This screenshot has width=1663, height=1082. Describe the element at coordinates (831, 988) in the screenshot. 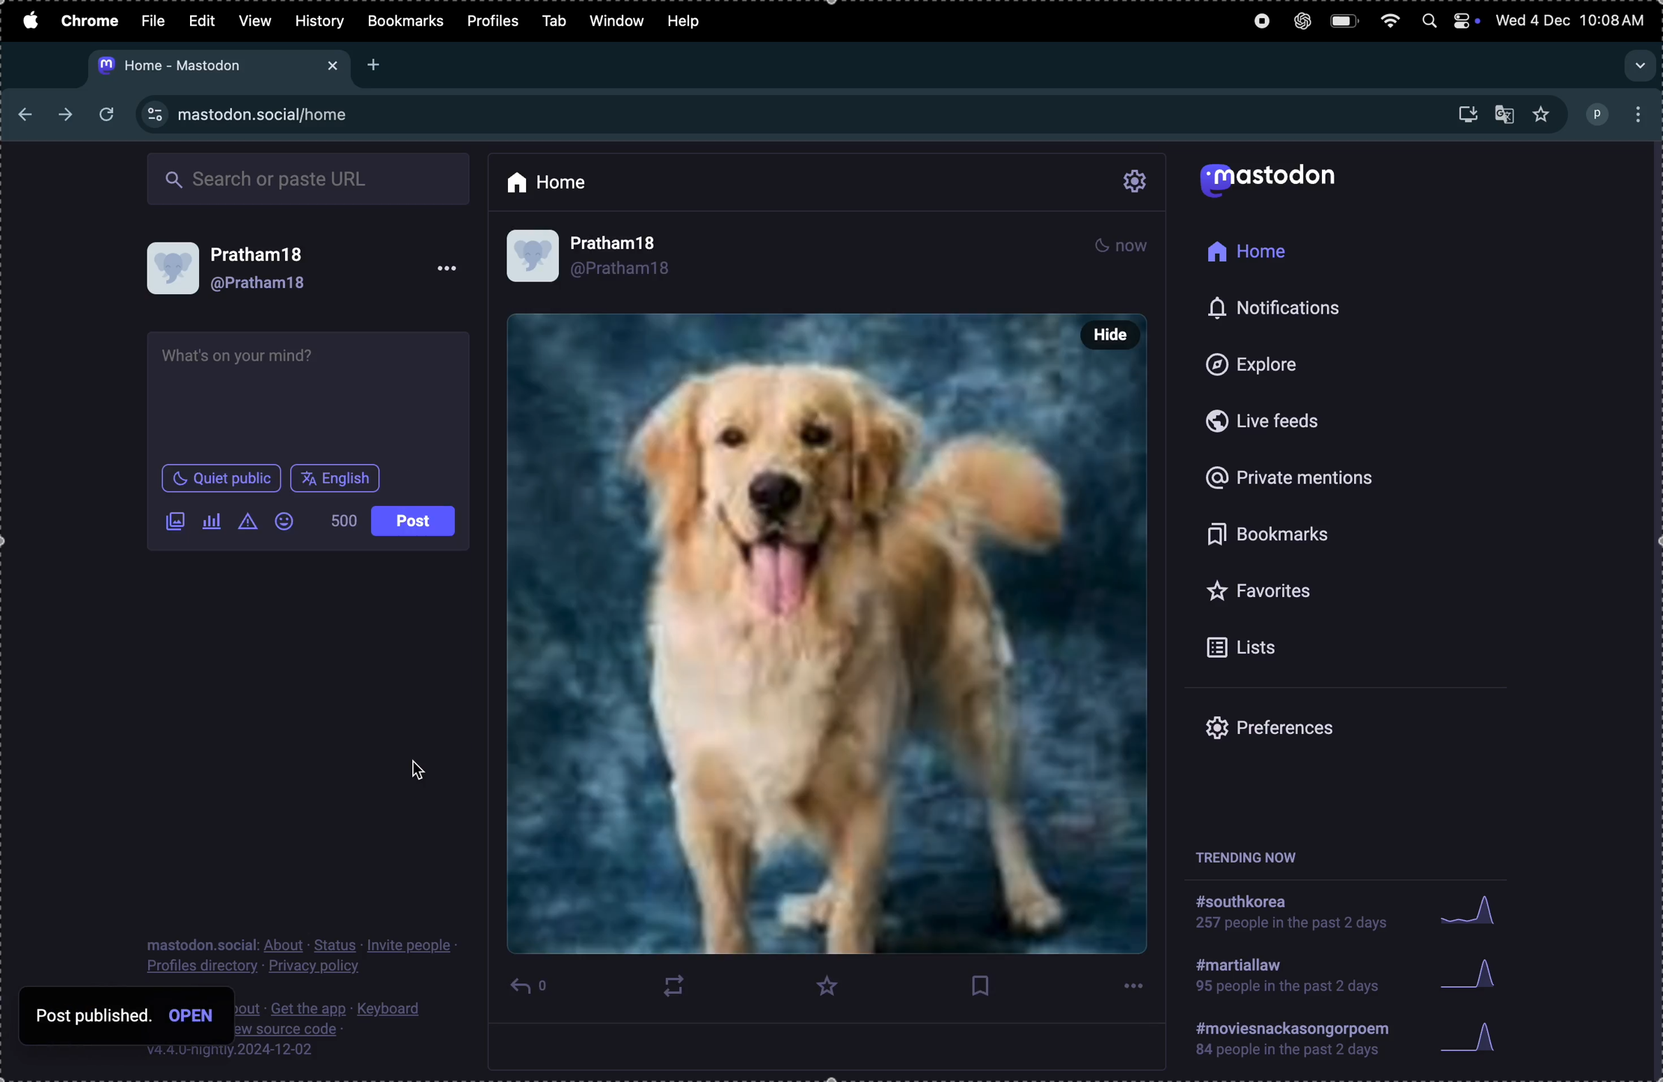

I see `favourite` at that location.